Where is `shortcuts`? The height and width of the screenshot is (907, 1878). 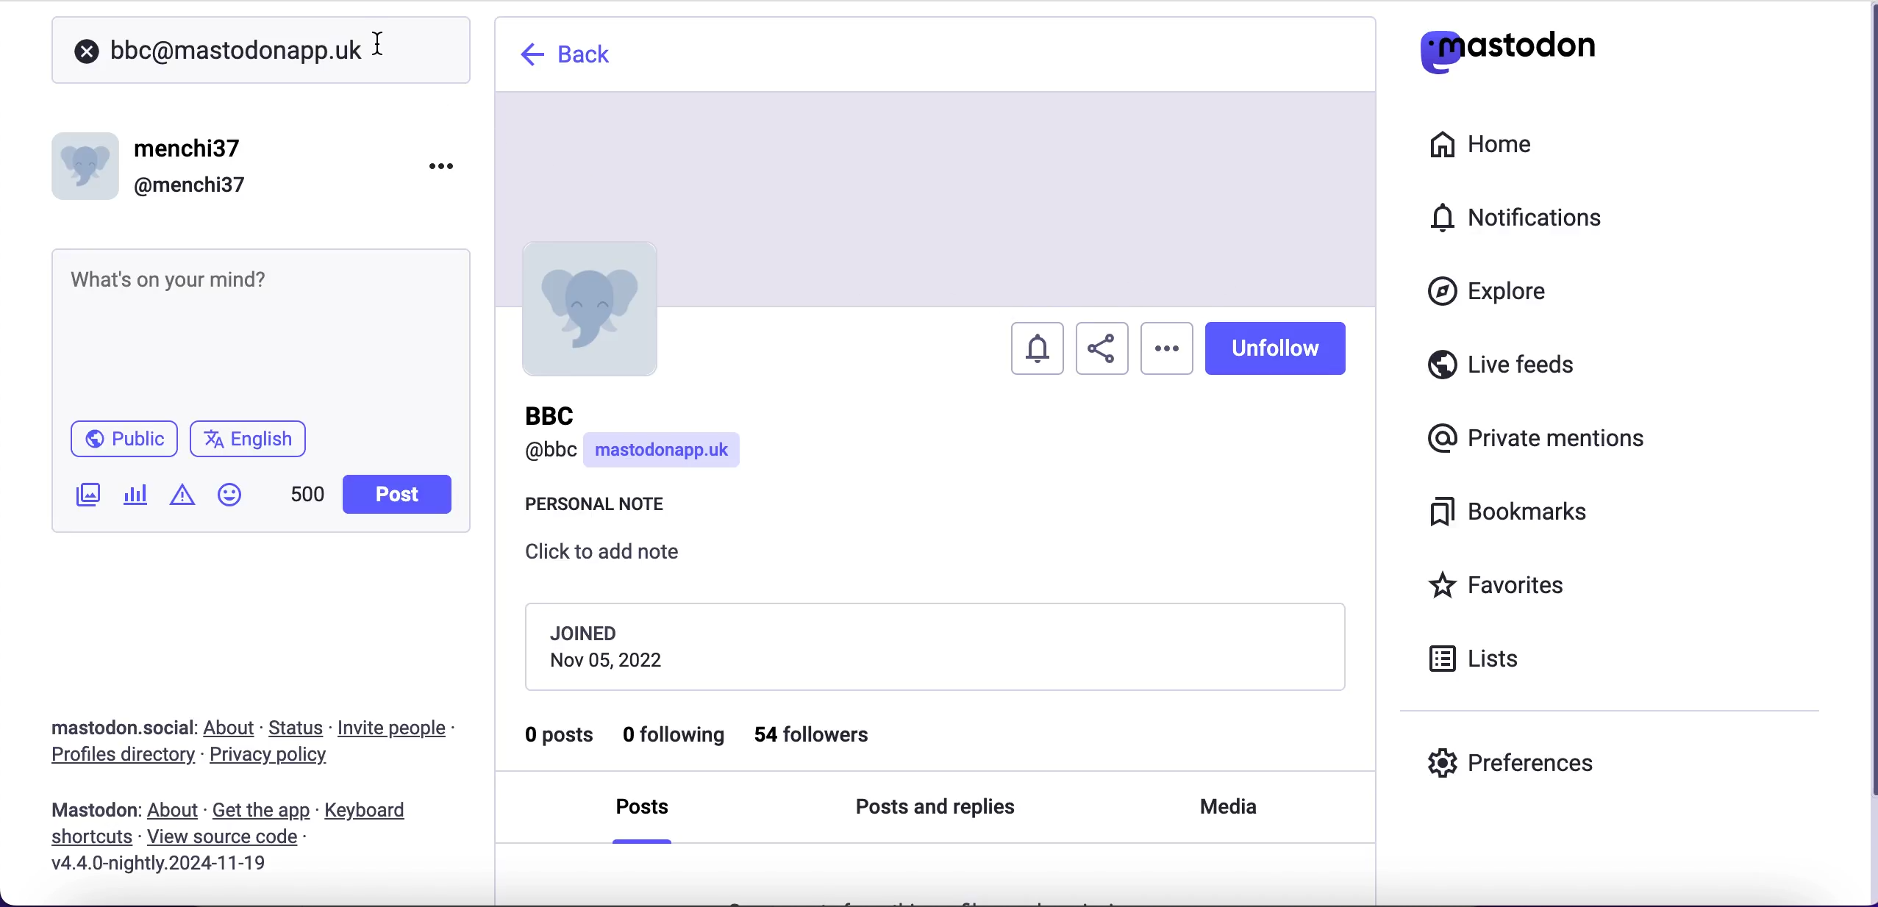
shortcuts is located at coordinates (87, 838).